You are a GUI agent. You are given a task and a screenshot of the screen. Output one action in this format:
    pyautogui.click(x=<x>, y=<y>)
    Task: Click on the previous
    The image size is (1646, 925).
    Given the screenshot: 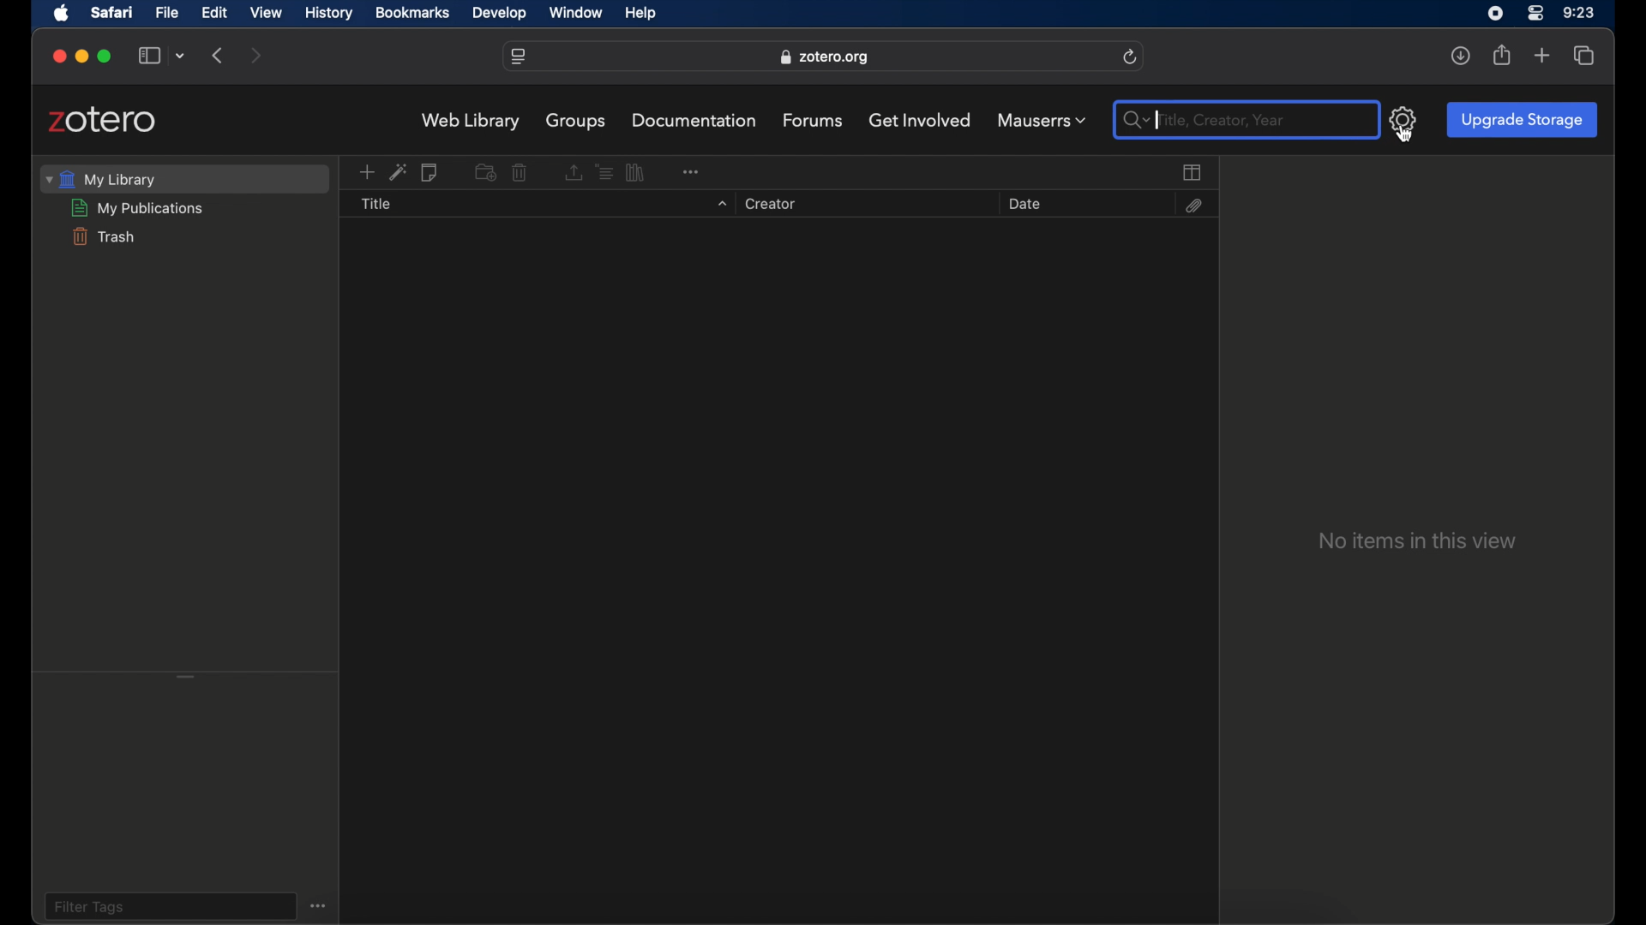 What is the action you would take?
    pyautogui.click(x=219, y=54)
    